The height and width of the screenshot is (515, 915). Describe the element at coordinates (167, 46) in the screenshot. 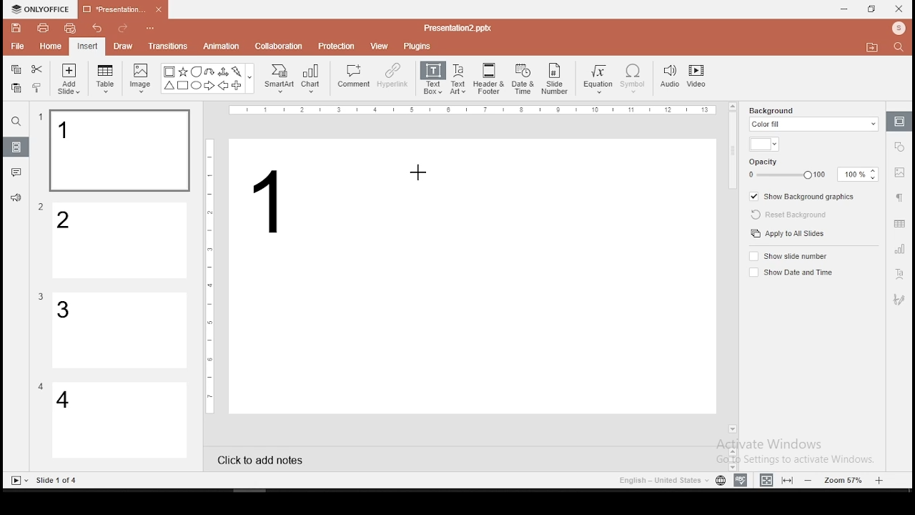

I see `transitions` at that location.